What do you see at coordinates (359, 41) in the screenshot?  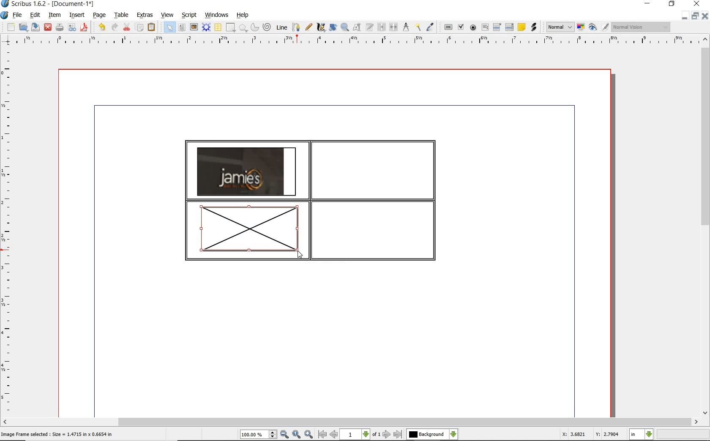 I see `ruler` at bounding box center [359, 41].